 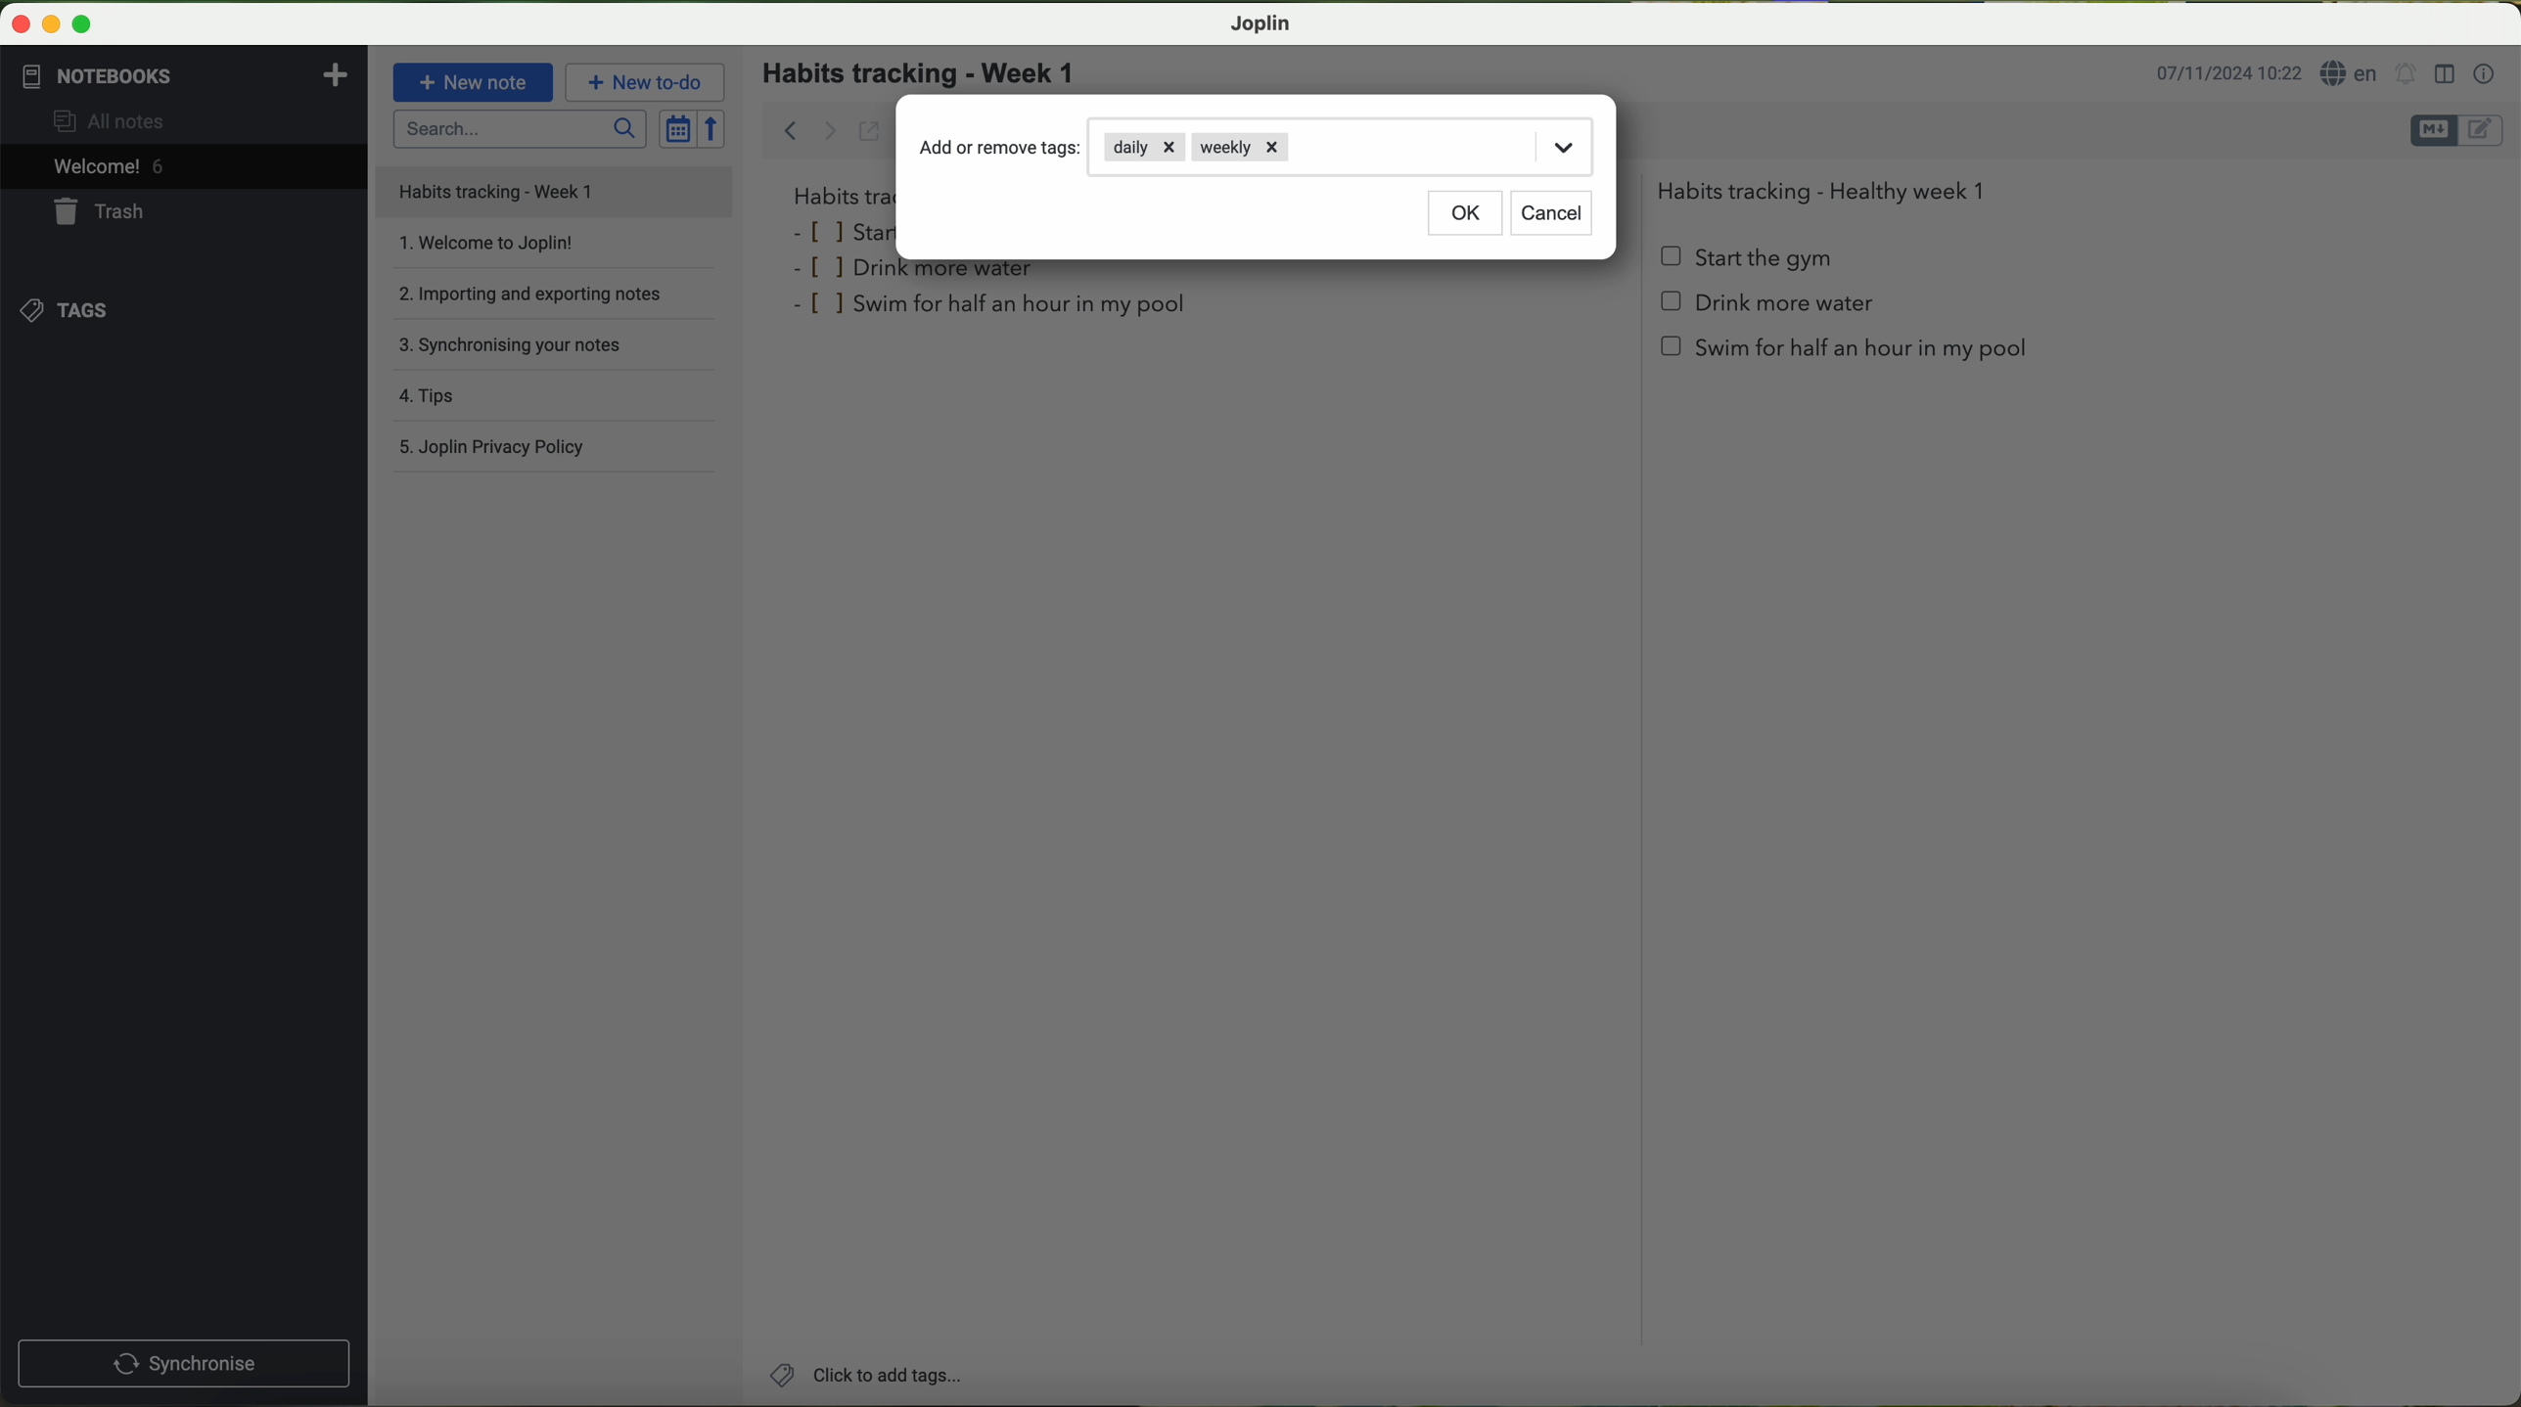 What do you see at coordinates (1749, 258) in the screenshot?
I see `start the gym` at bounding box center [1749, 258].